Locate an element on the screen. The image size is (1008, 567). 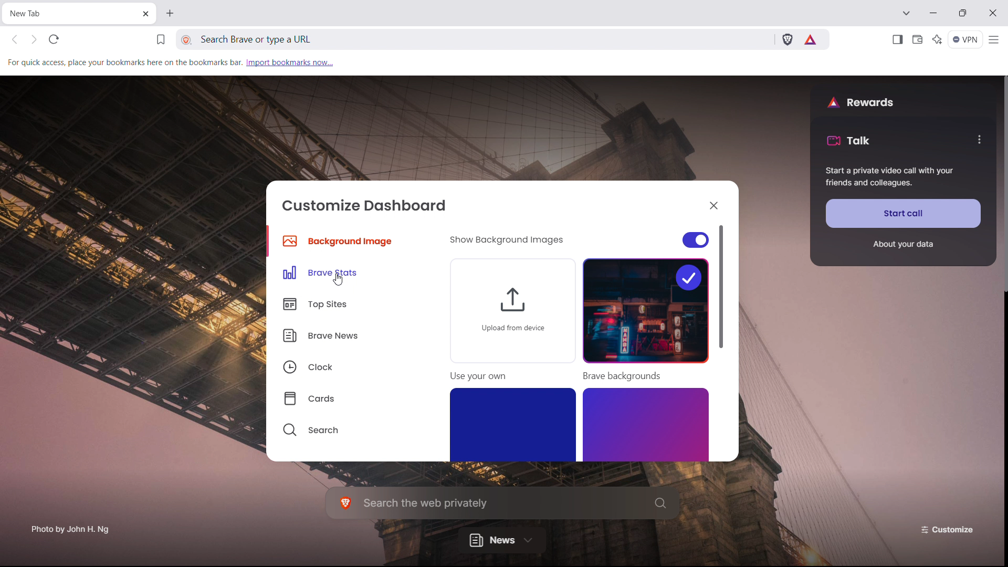
bookmark this page is located at coordinates (161, 40).